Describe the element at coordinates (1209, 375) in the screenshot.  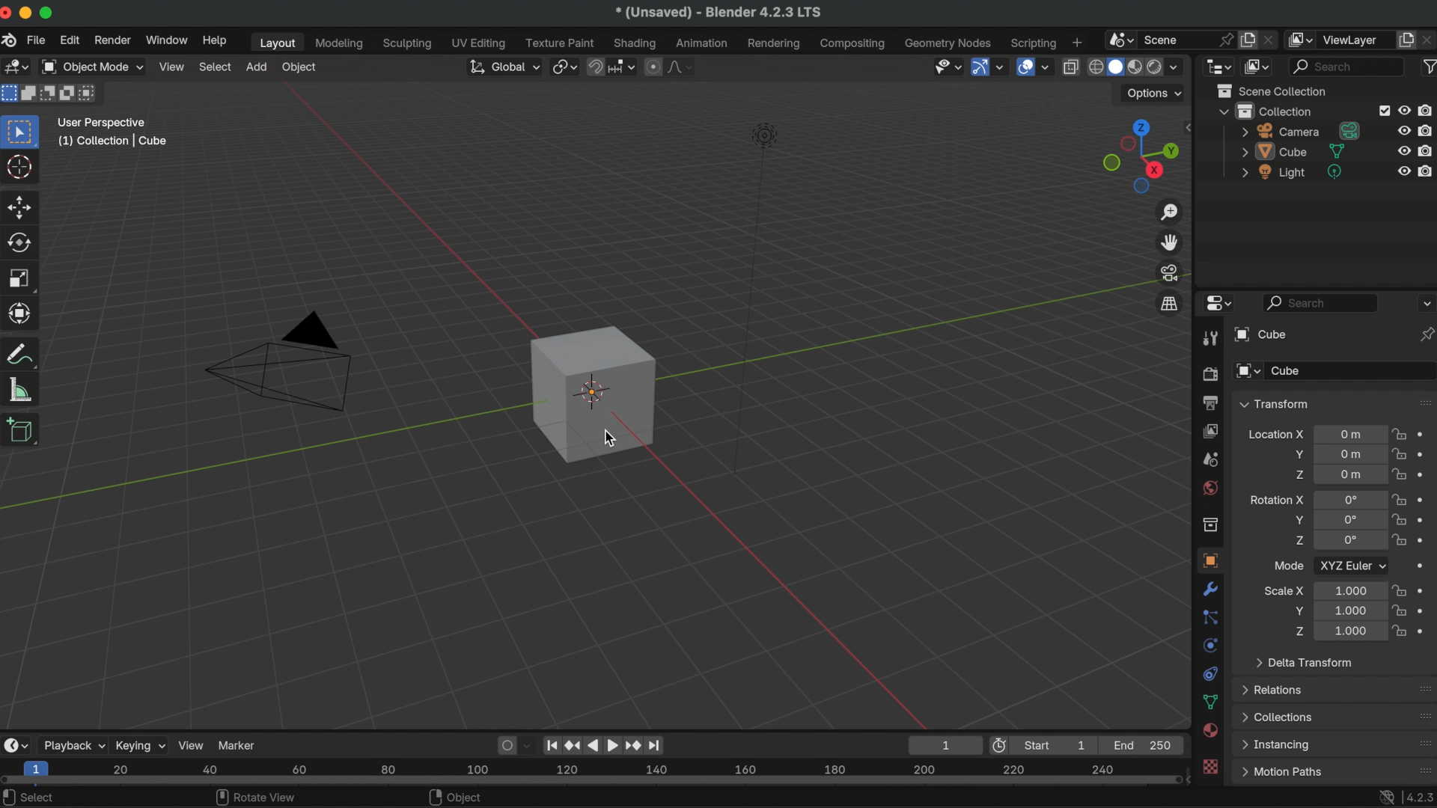
I see `render` at that location.